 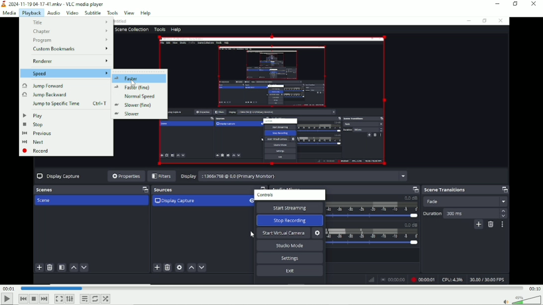 I want to click on Program, so click(x=68, y=40).